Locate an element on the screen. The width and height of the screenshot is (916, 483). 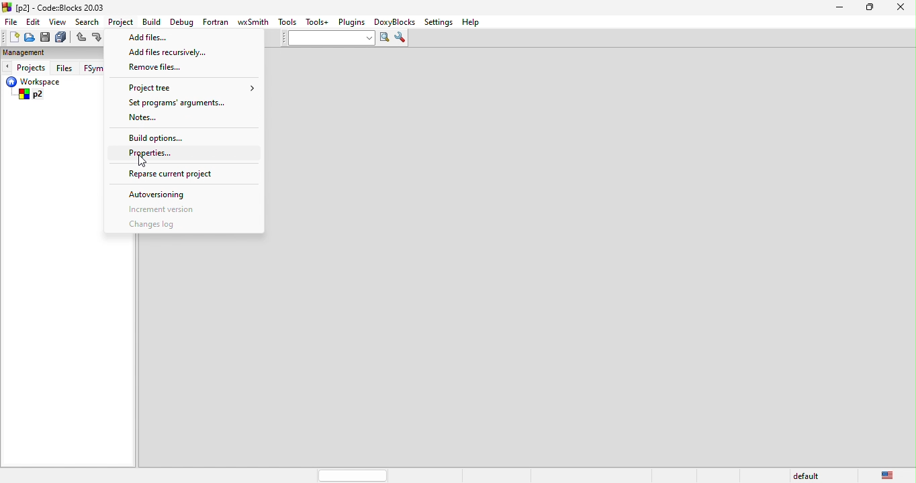
workspace p2 is located at coordinates (54, 89).